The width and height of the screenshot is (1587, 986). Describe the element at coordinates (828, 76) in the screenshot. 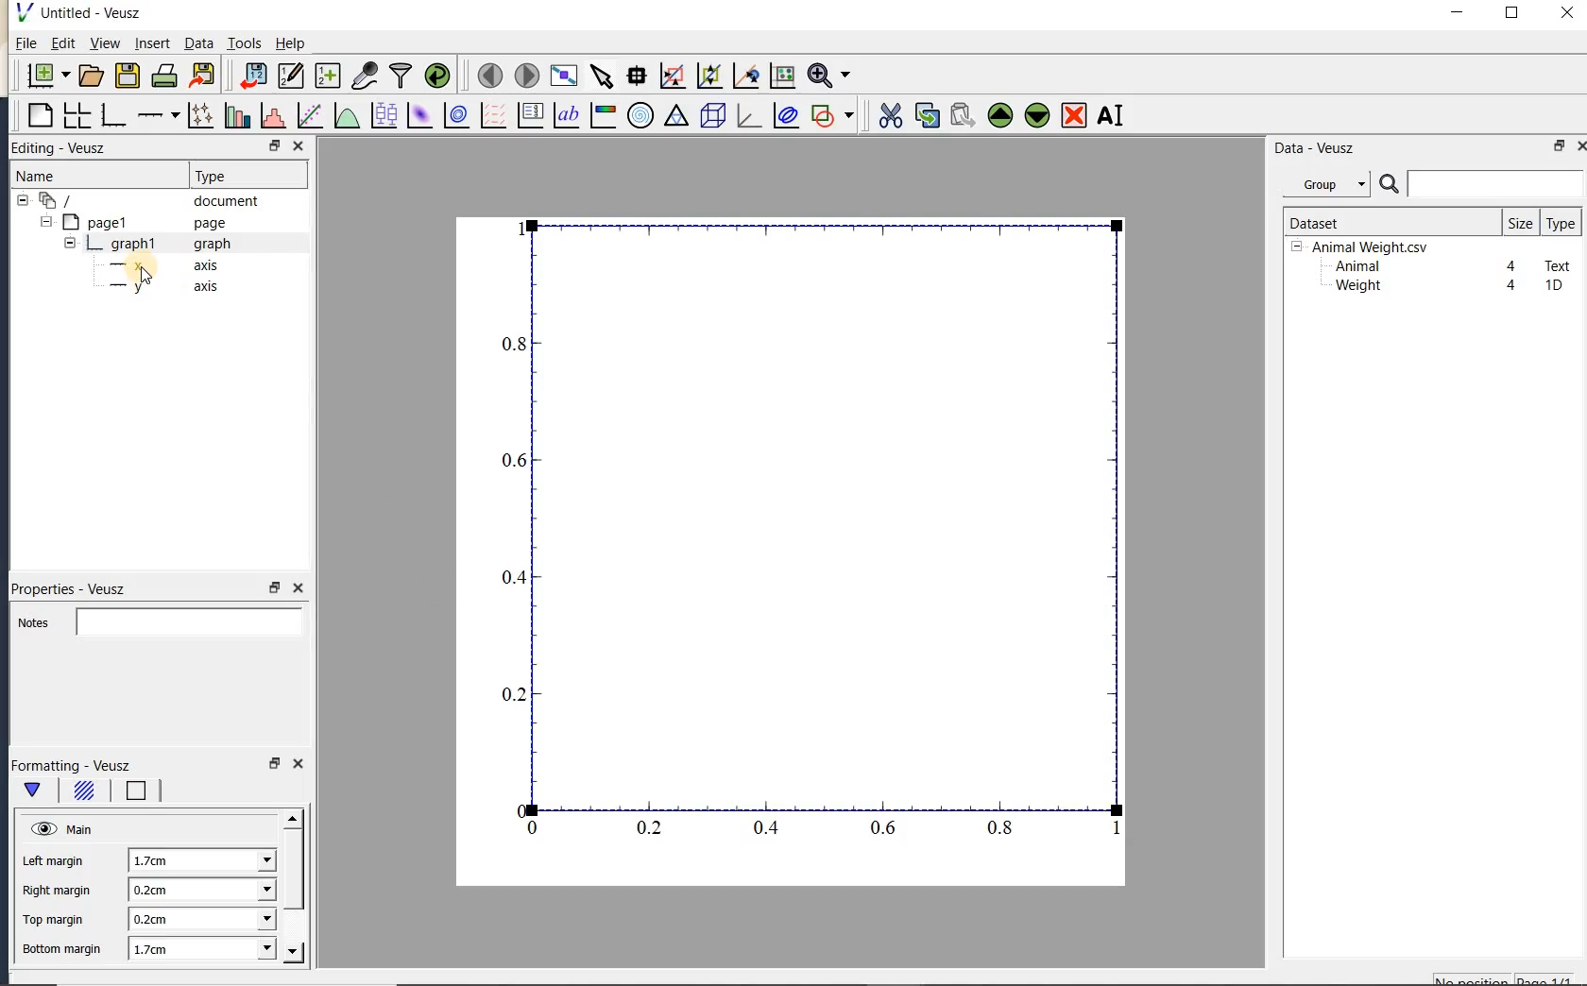

I see `zoom function menus` at that location.